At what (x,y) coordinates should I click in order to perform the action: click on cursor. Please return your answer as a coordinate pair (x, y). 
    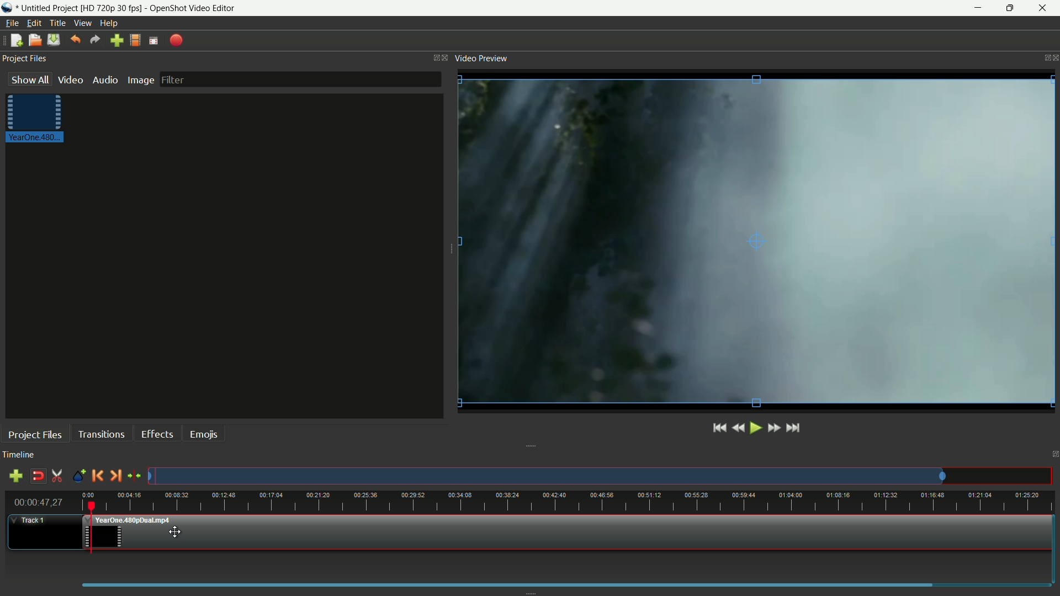
    Looking at the image, I should click on (176, 530).